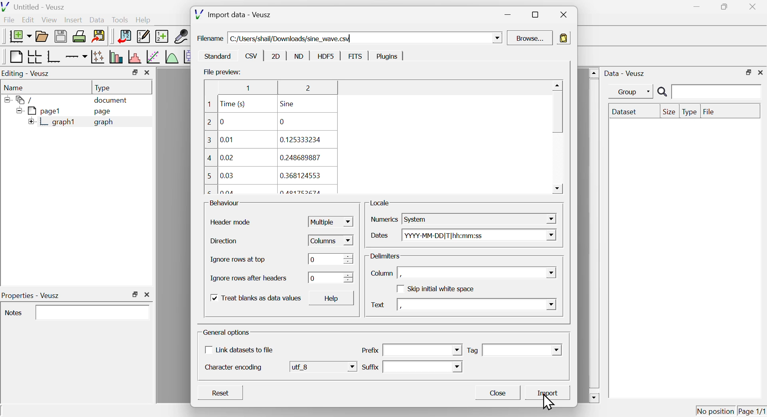 The image size is (767, 417). What do you see at coordinates (335, 299) in the screenshot?
I see `Help` at bounding box center [335, 299].